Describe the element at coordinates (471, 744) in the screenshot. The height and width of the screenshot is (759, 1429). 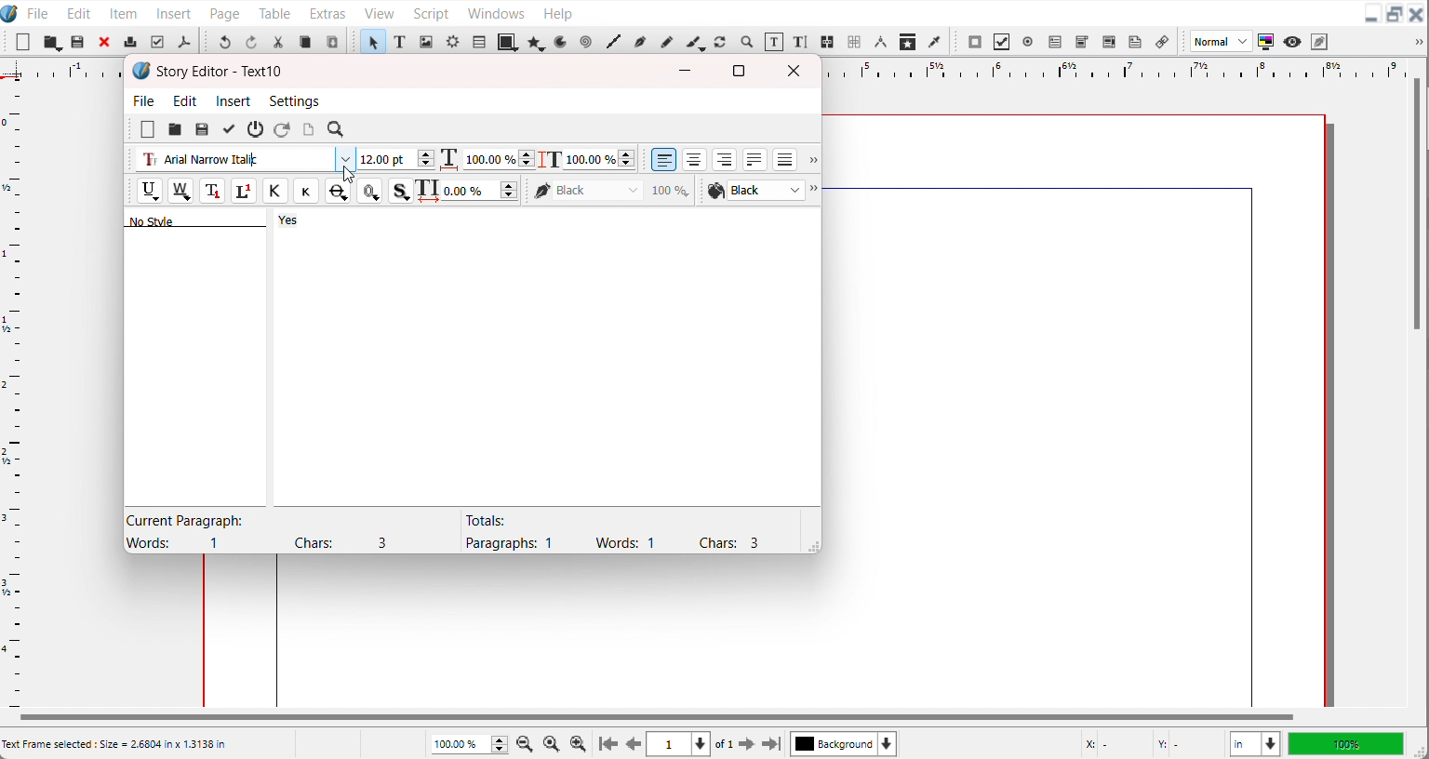
I see `Adjust Zoom` at that location.